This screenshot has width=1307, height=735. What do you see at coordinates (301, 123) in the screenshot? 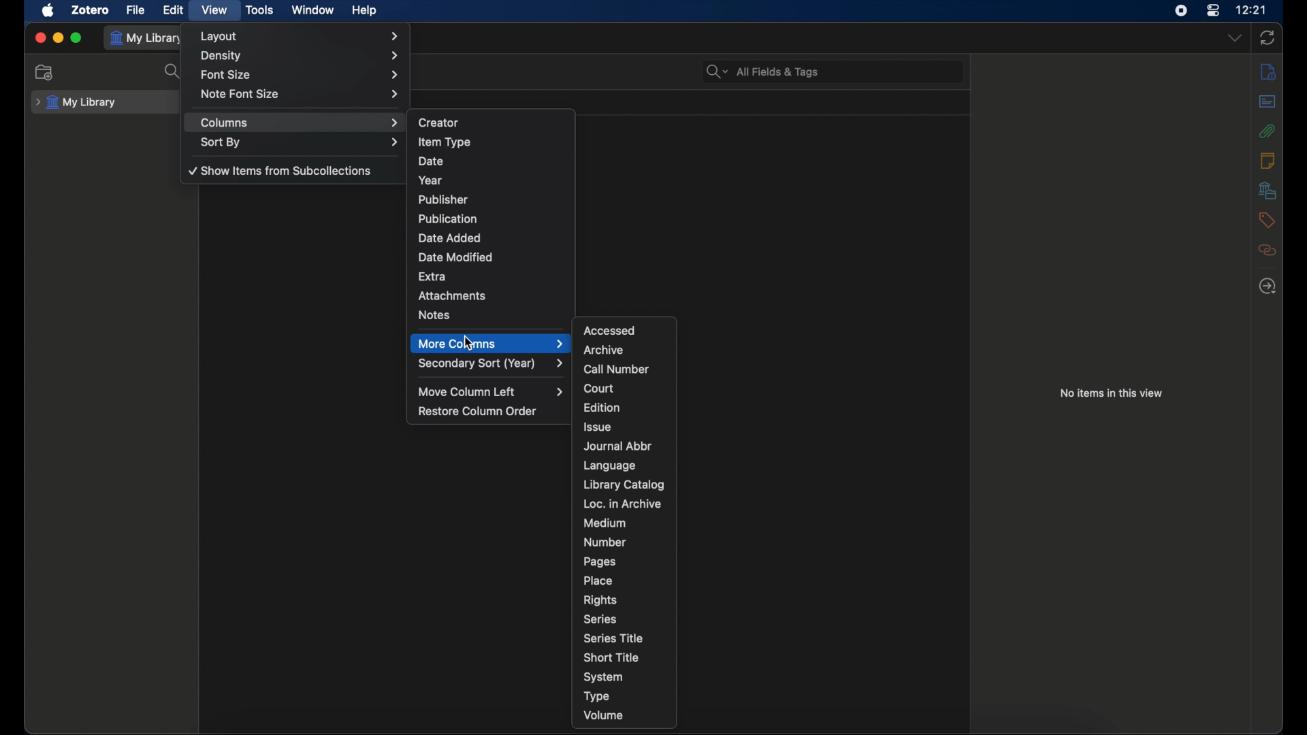
I see `columns` at bounding box center [301, 123].